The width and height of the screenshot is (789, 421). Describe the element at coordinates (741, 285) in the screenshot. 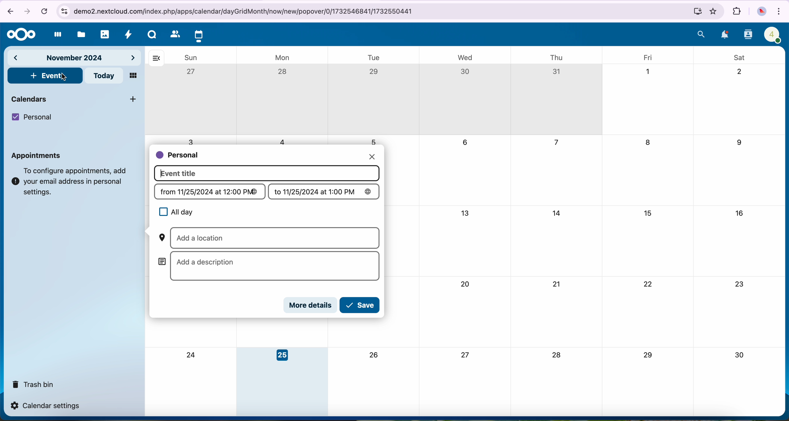

I see `23` at that location.